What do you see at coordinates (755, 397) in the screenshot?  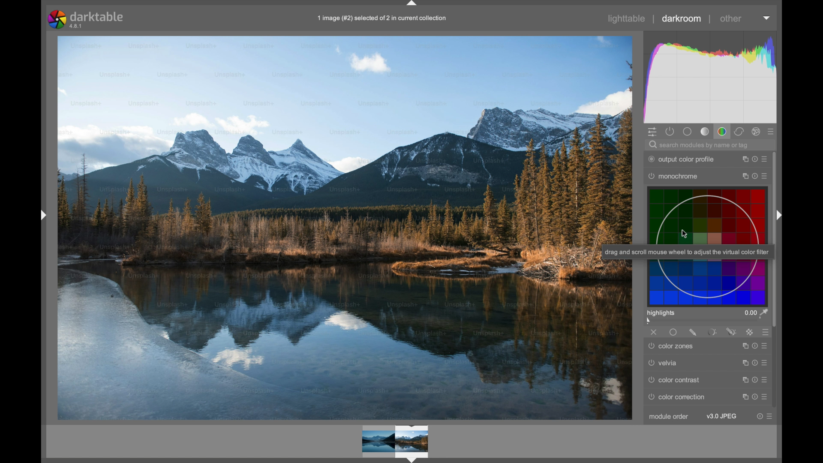 I see `reset` at bounding box center [755, 397].